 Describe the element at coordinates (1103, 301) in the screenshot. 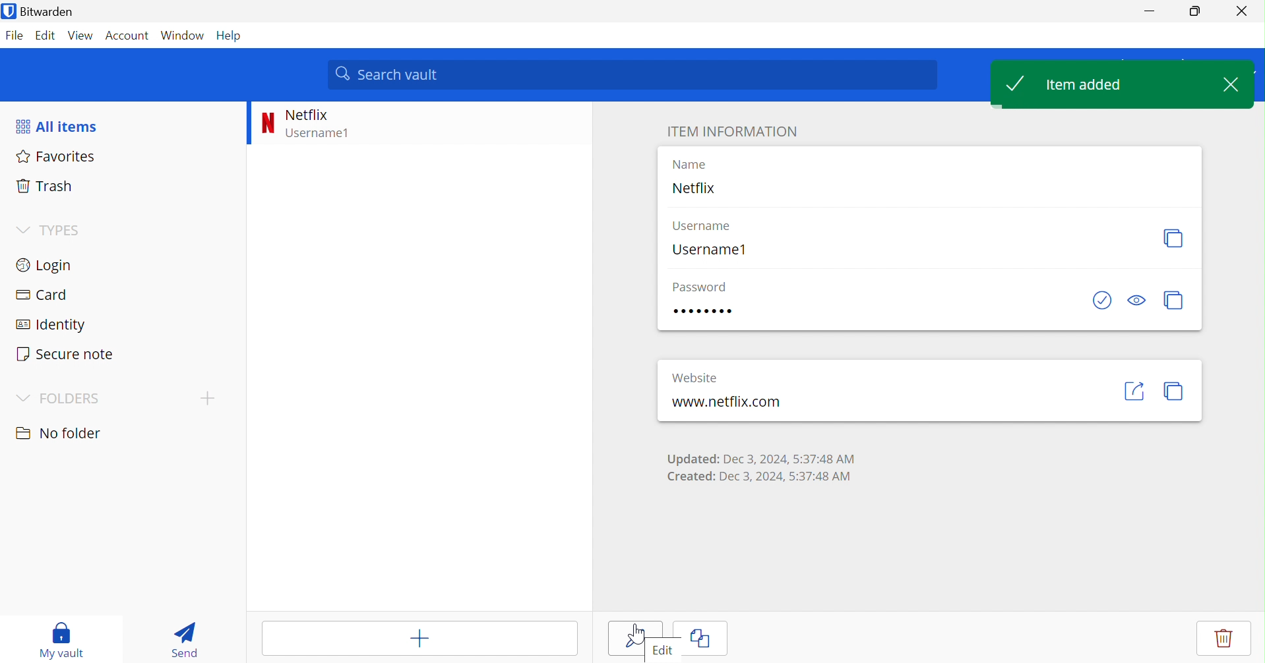

I see `Check if password has been exposed` at that location.